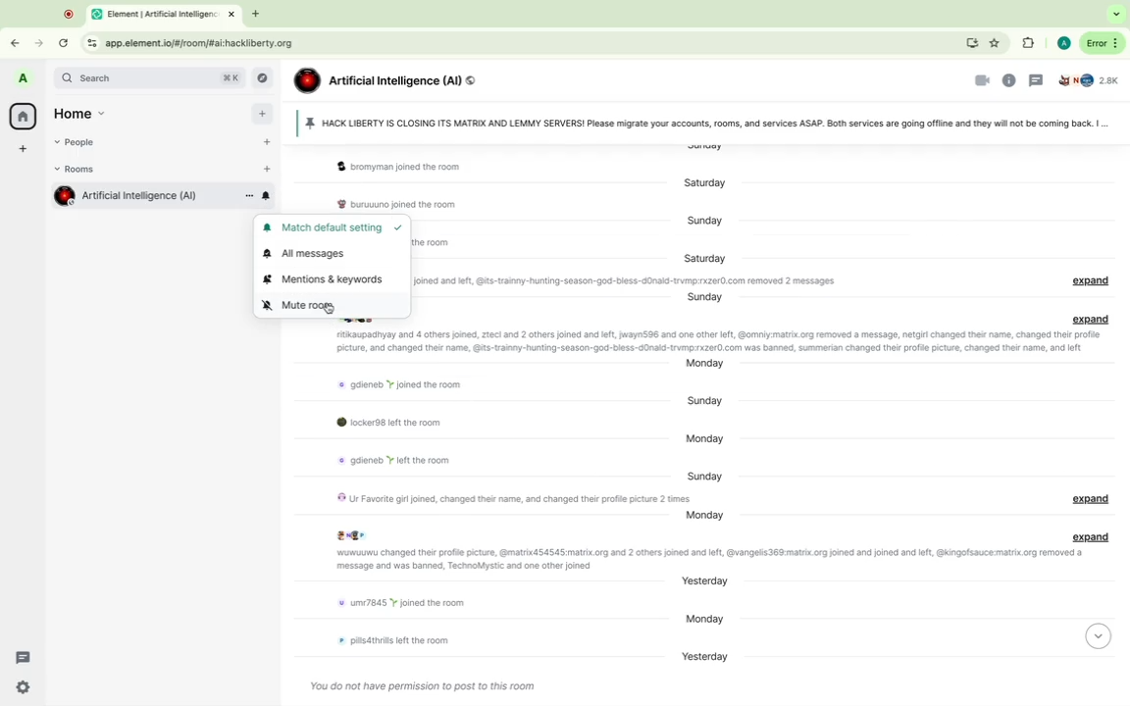 This screenshot has height=706, width=1130. What do you see at coordinates (306, 82) in the screenshot?
I see `icon` at bounding box center [306, 82].